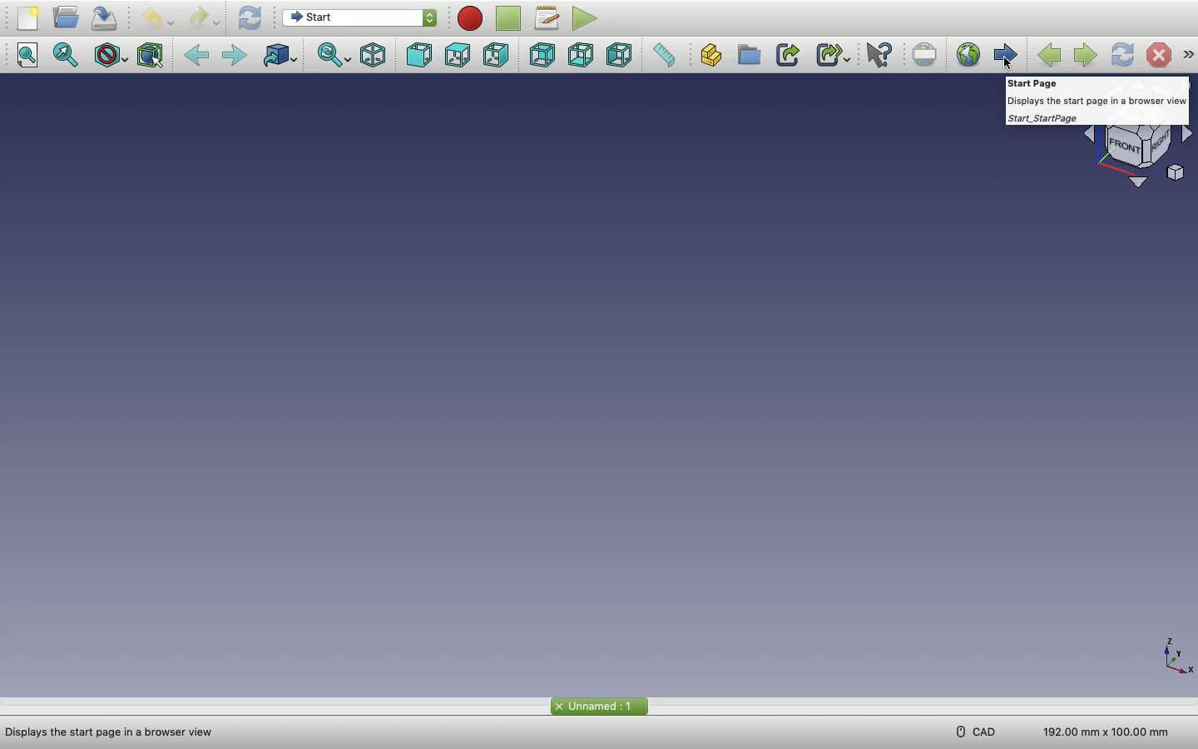 This screenshot has width=1198, height=749. Describe the element at coordinates (1172, 652) in the screenshot. I see `Axis` at that location.